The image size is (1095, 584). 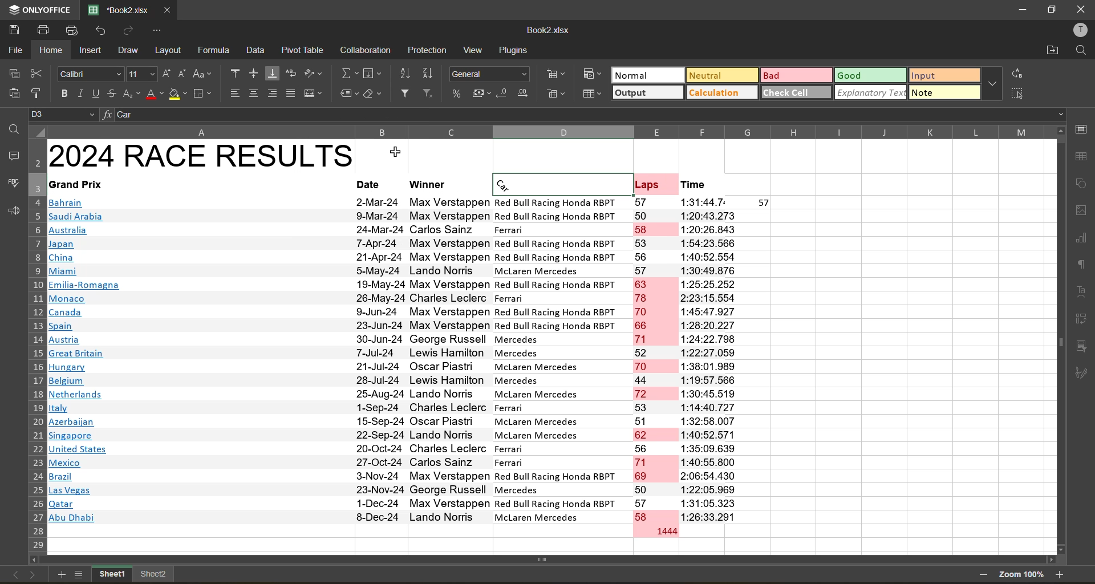 What do you see at coordinates (922, 369) in the screenshot?
I see `Empty cells` at bounding box center [922, 369].